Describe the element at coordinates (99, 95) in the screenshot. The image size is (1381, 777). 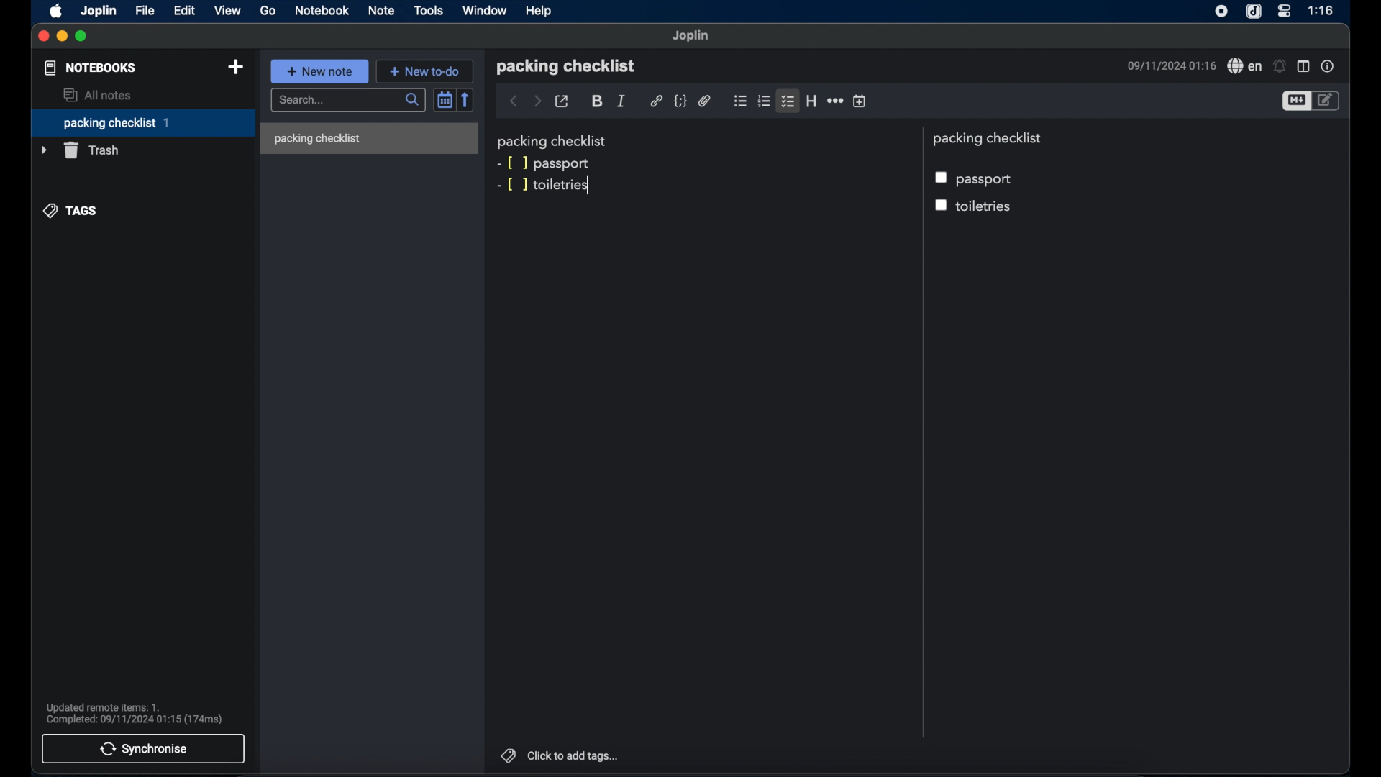
I see `all notes` at that location.